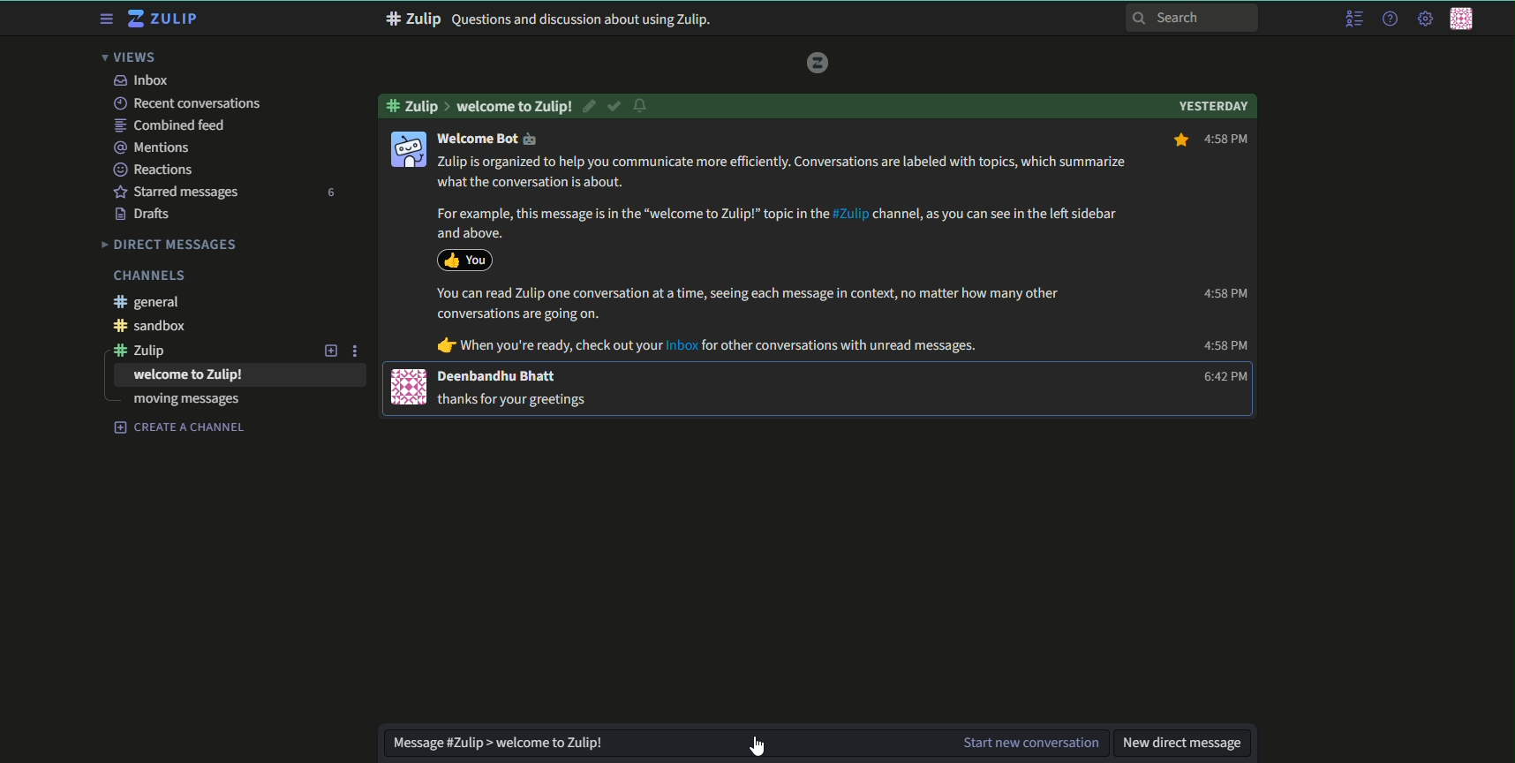 Image resolution: width=1515 pixels, height=763 pixels. What do you see at coordinates (591, 106) in the screenshot?
I see `edit` at bounding box center [591, 106].